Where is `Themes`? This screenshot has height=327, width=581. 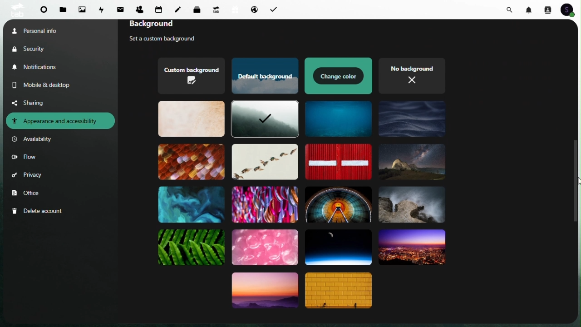
Themes is located at coordinates (264, 203).